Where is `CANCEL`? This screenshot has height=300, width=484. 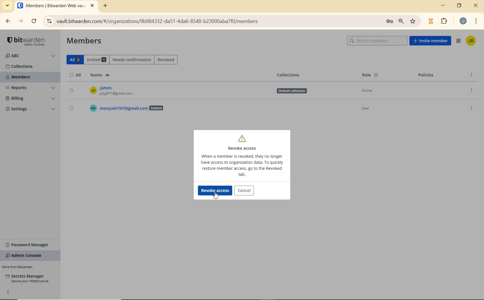 CANCEL is located at coordinates (245, 191).